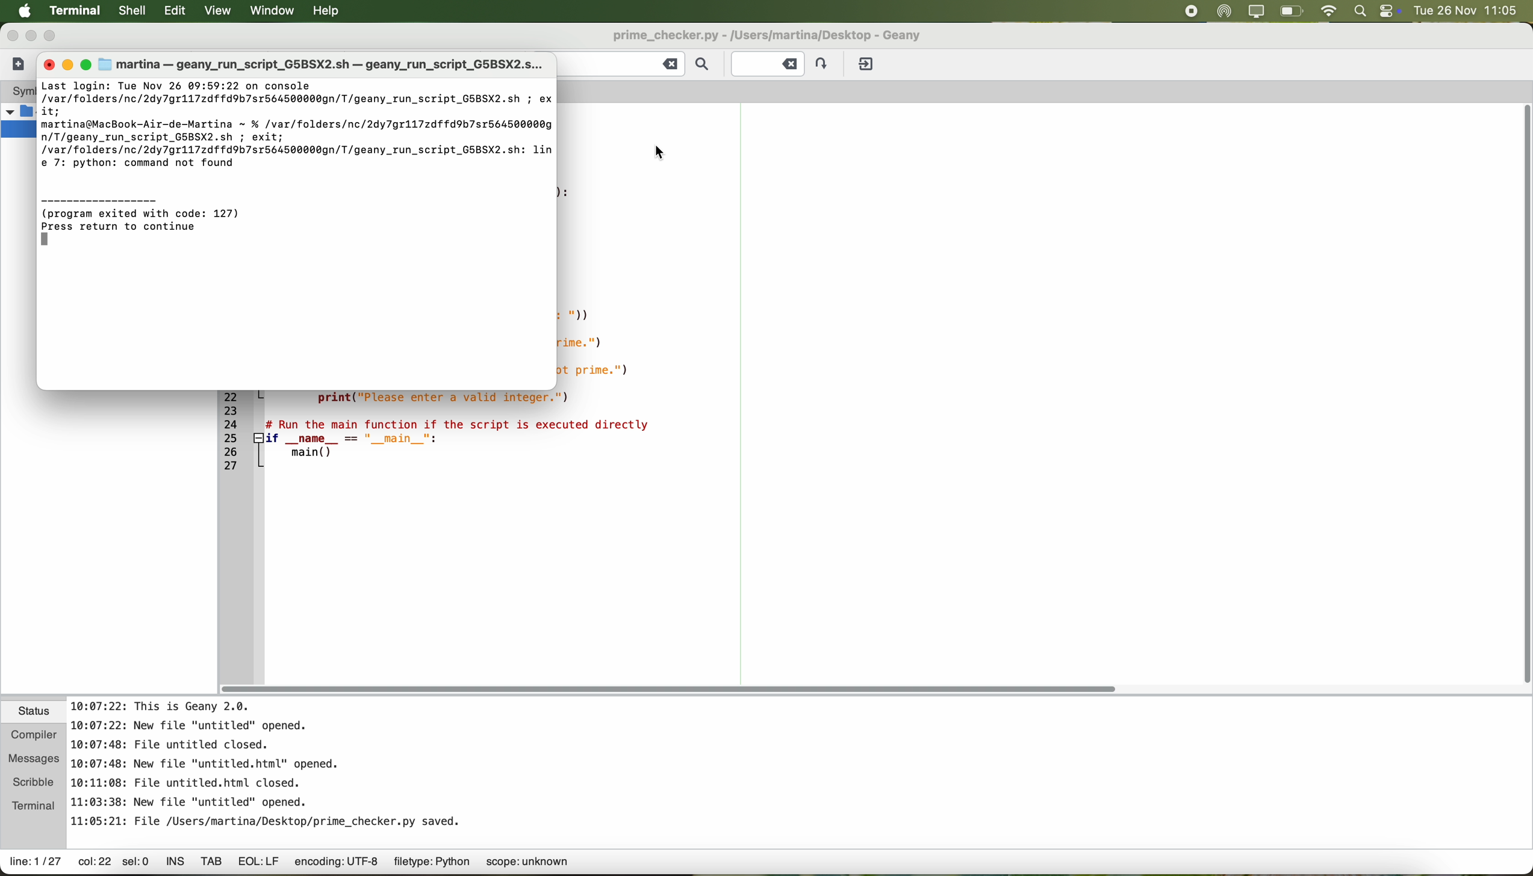 The width and height of the screenshot is (1533, 876). What do you see at coordinates (47, 64) in the screenshot?
I see `close window` at bounding box center [47, 64].